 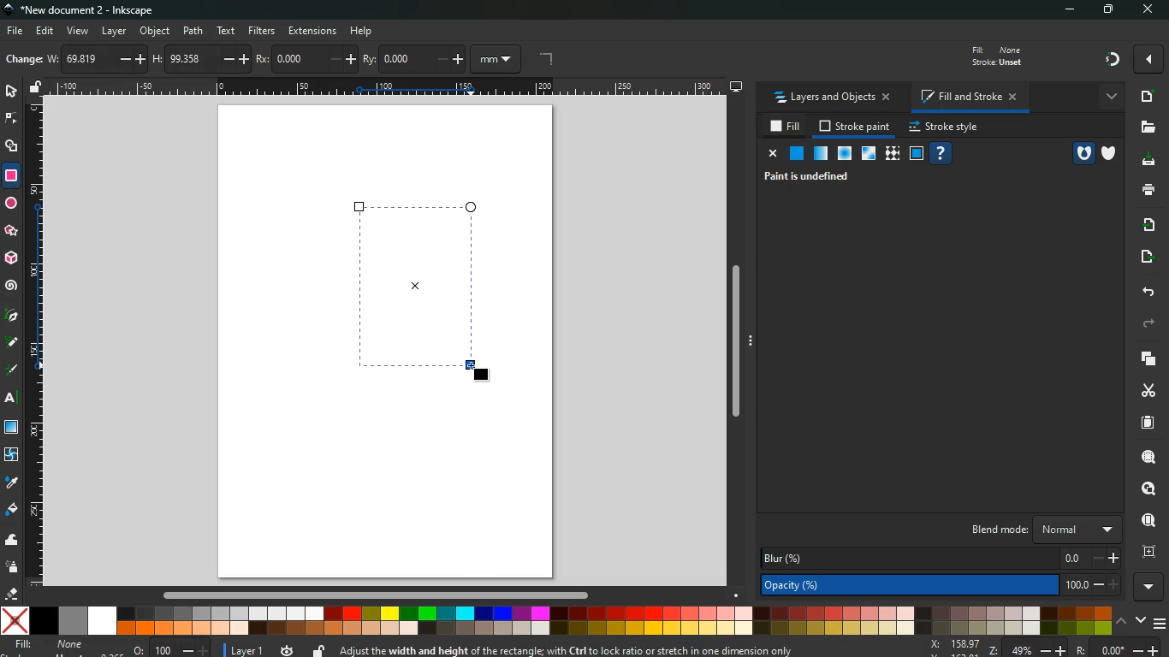 What do you see at coordinates (557, 620) in the screenshot?
I see `color` at bounding box center [557, 620].